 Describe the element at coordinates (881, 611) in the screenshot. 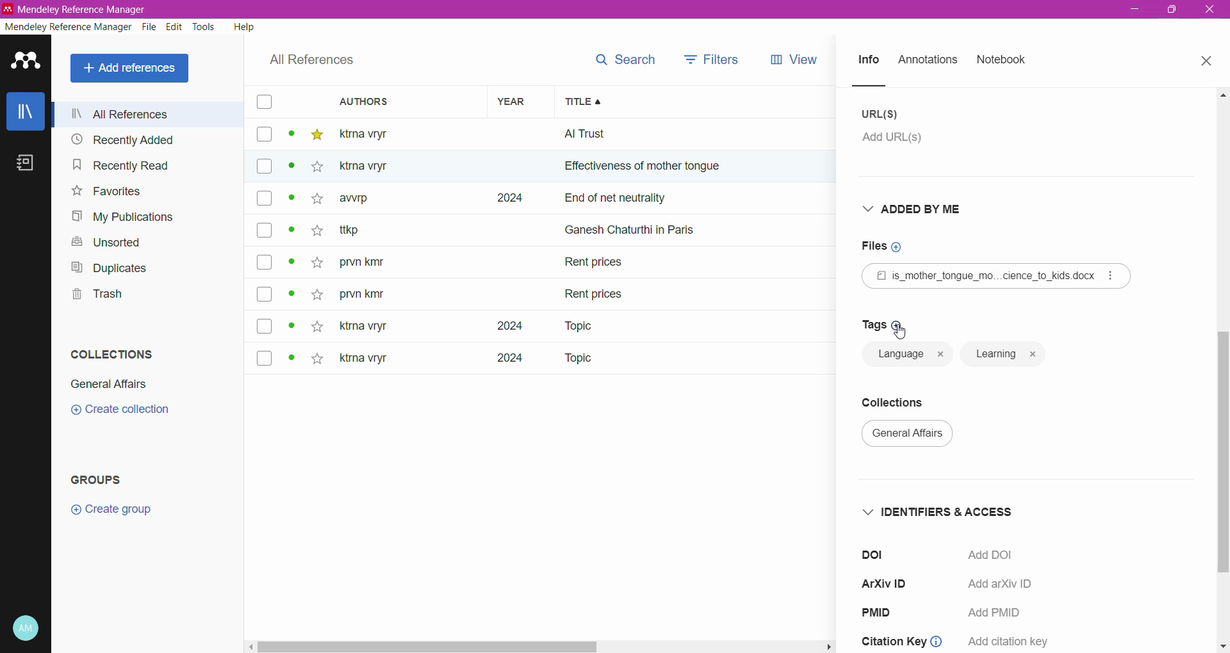

I see `PMID` at that location.